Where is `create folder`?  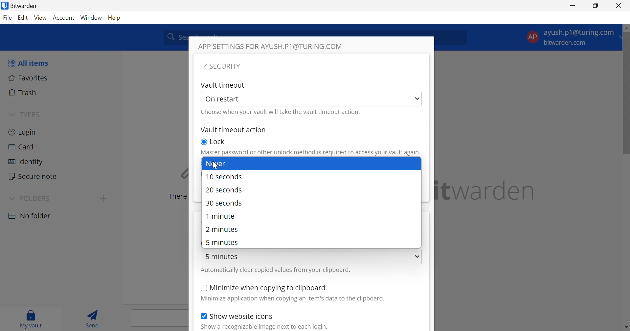 create folder is located at coordinates (103, 198).